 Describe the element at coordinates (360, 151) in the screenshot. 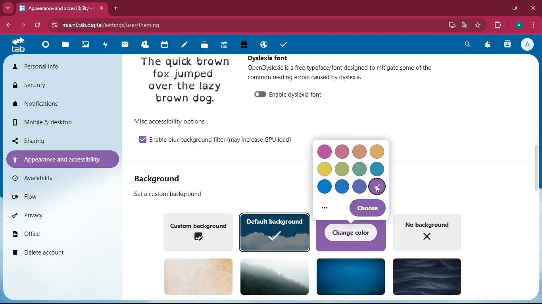

I see `color` at that location.